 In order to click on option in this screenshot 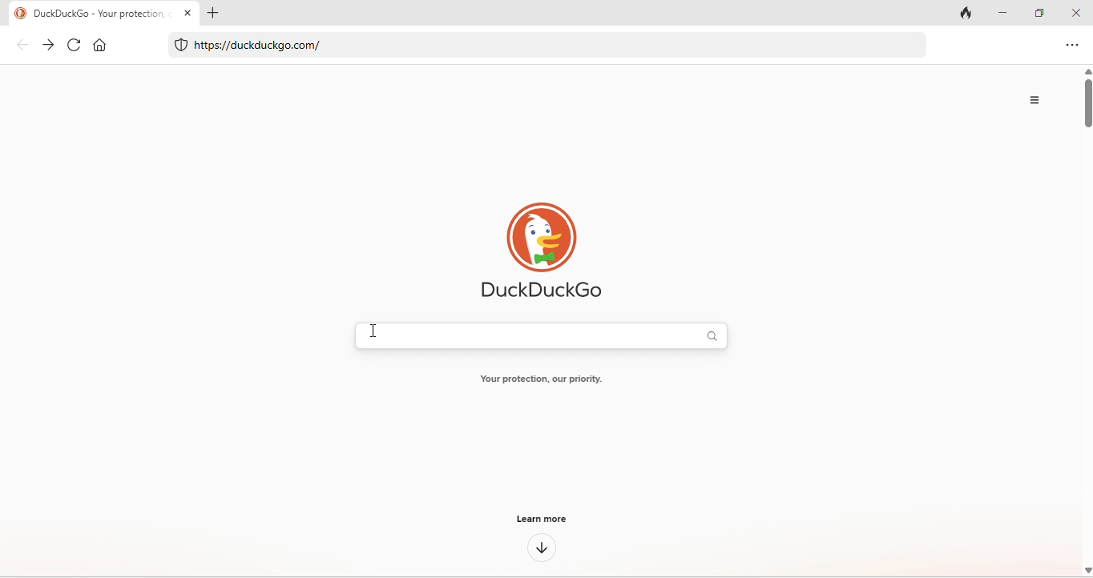, I will do `click(1070, 46)`.